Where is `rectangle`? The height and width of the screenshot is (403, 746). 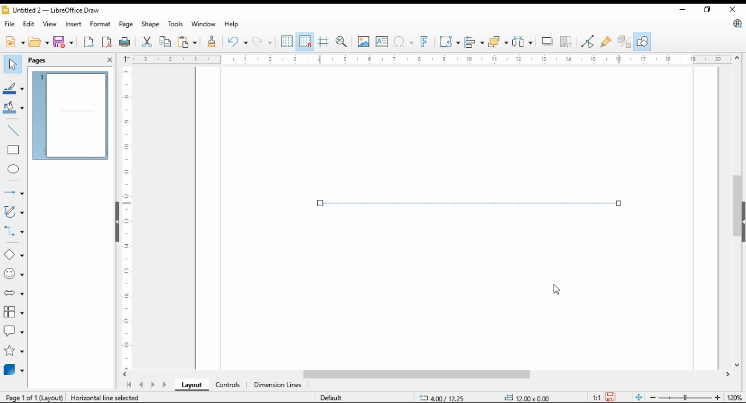 rectangle is located at coordinates (13, 149).